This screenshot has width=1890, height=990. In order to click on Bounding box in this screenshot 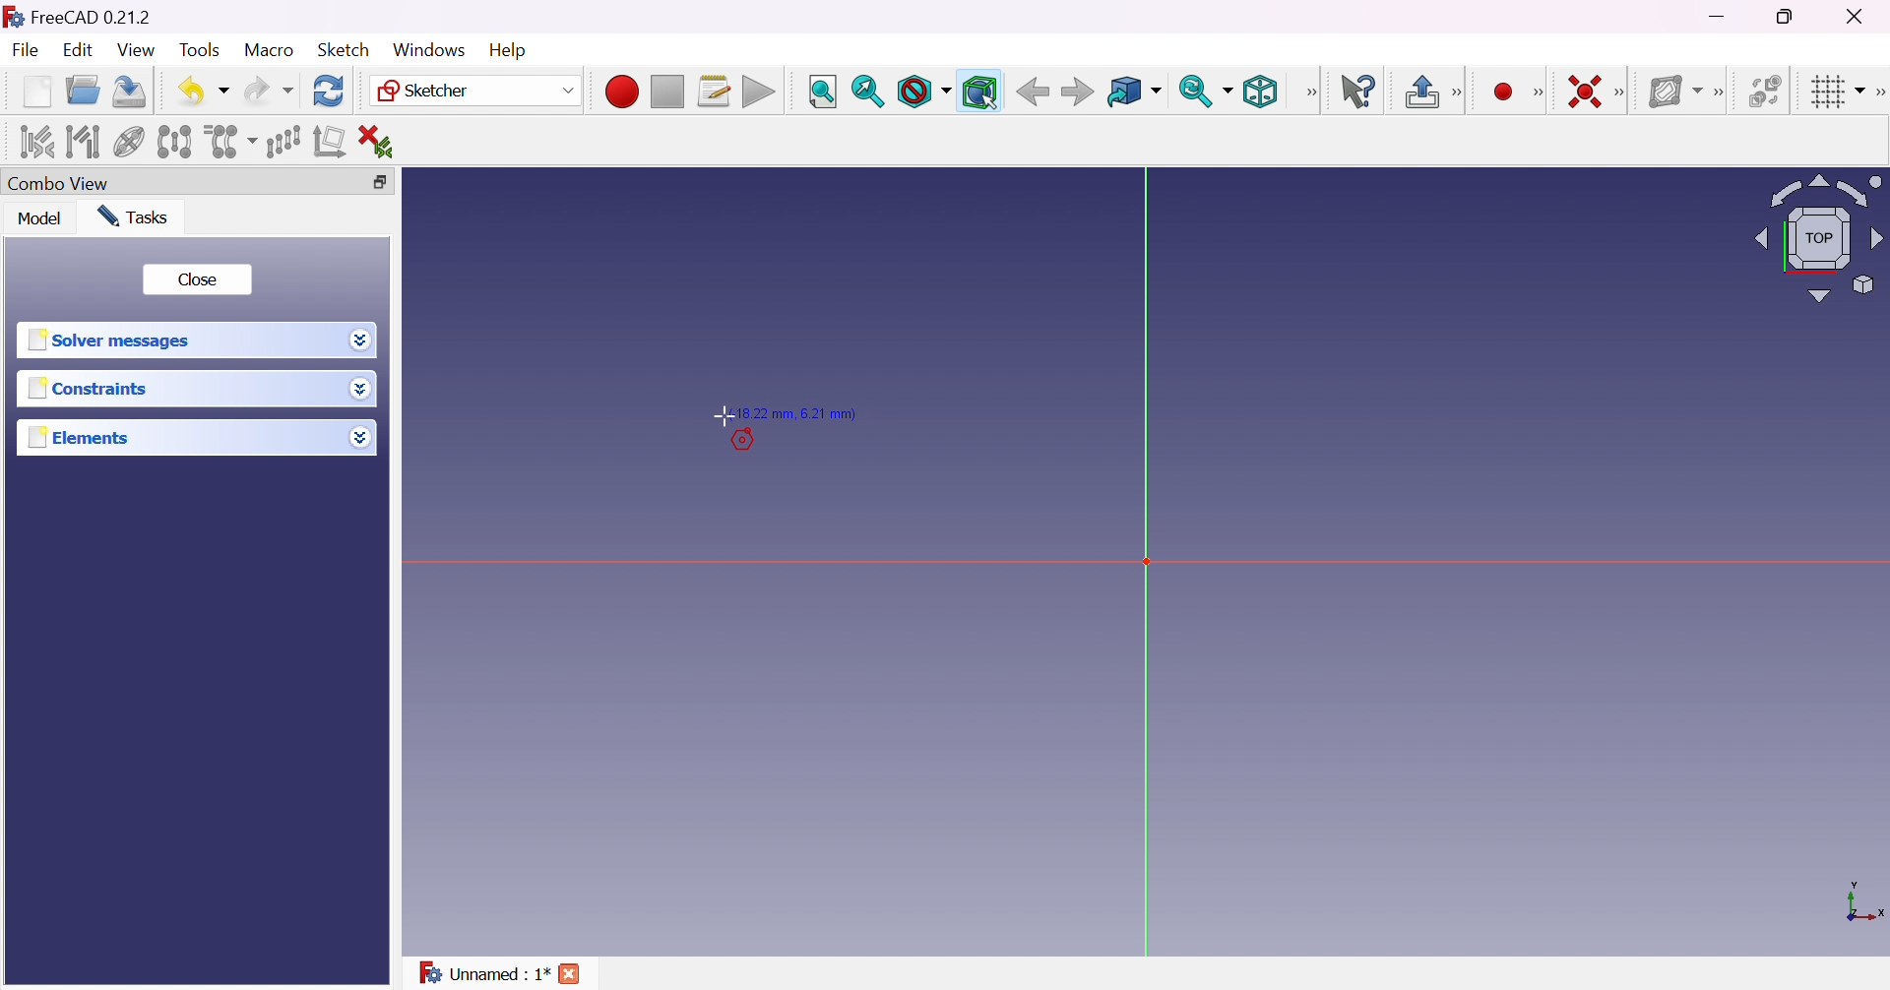, I will do `click(980, 93)`.